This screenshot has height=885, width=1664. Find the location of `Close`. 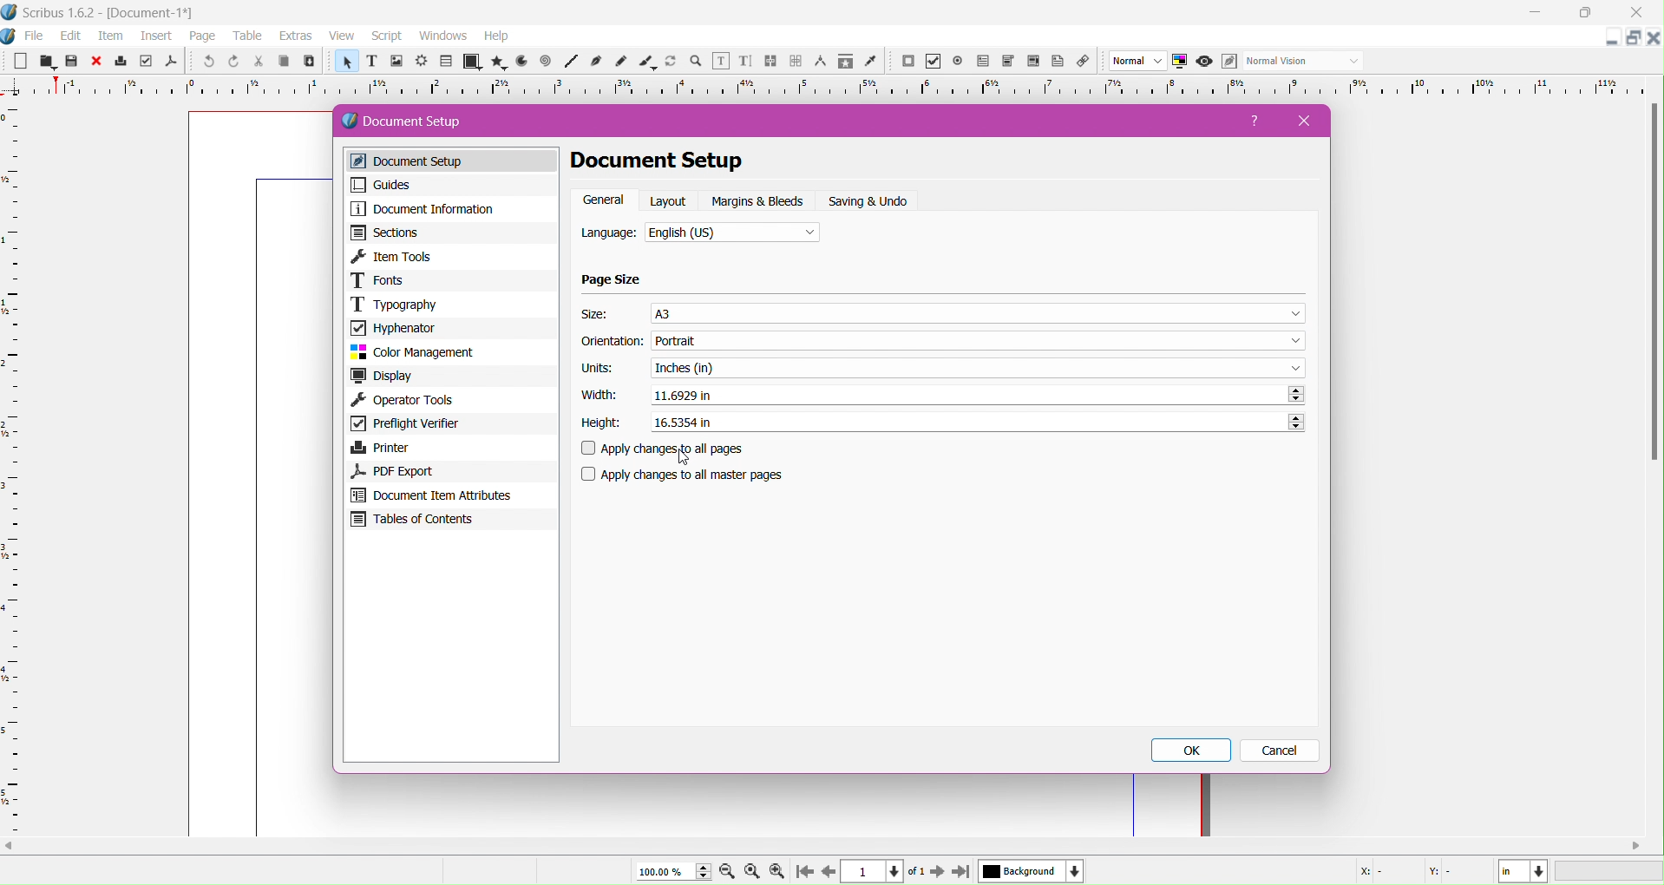

Close is located at coordinates (1299, 121).